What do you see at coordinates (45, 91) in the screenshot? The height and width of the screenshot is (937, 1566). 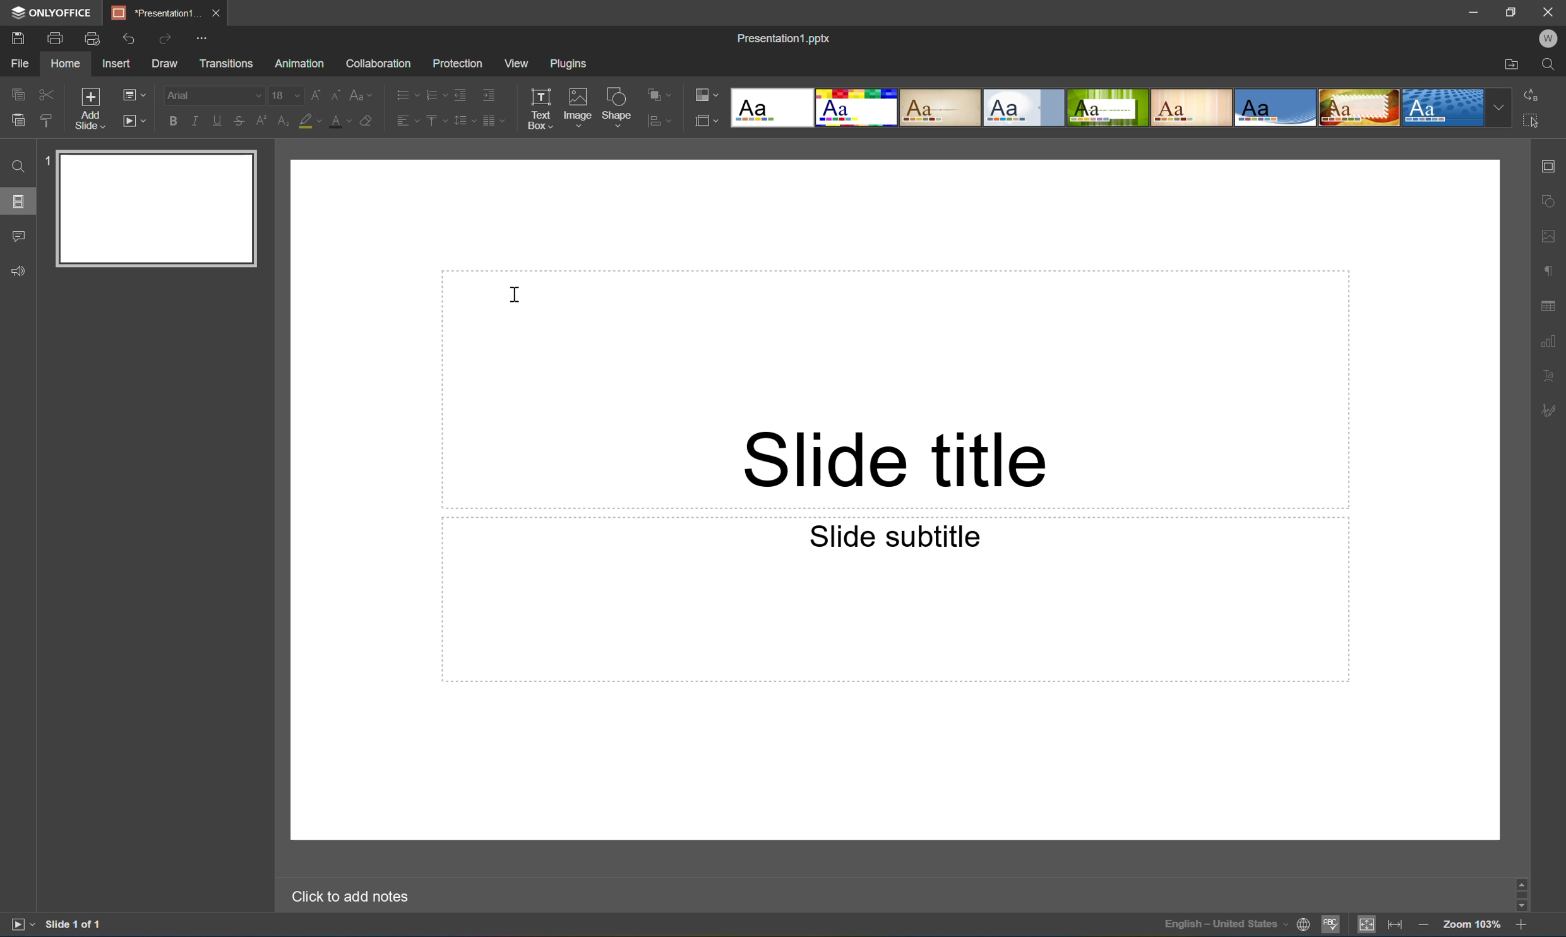 I see `Cut` at bounding box center [45, 91].